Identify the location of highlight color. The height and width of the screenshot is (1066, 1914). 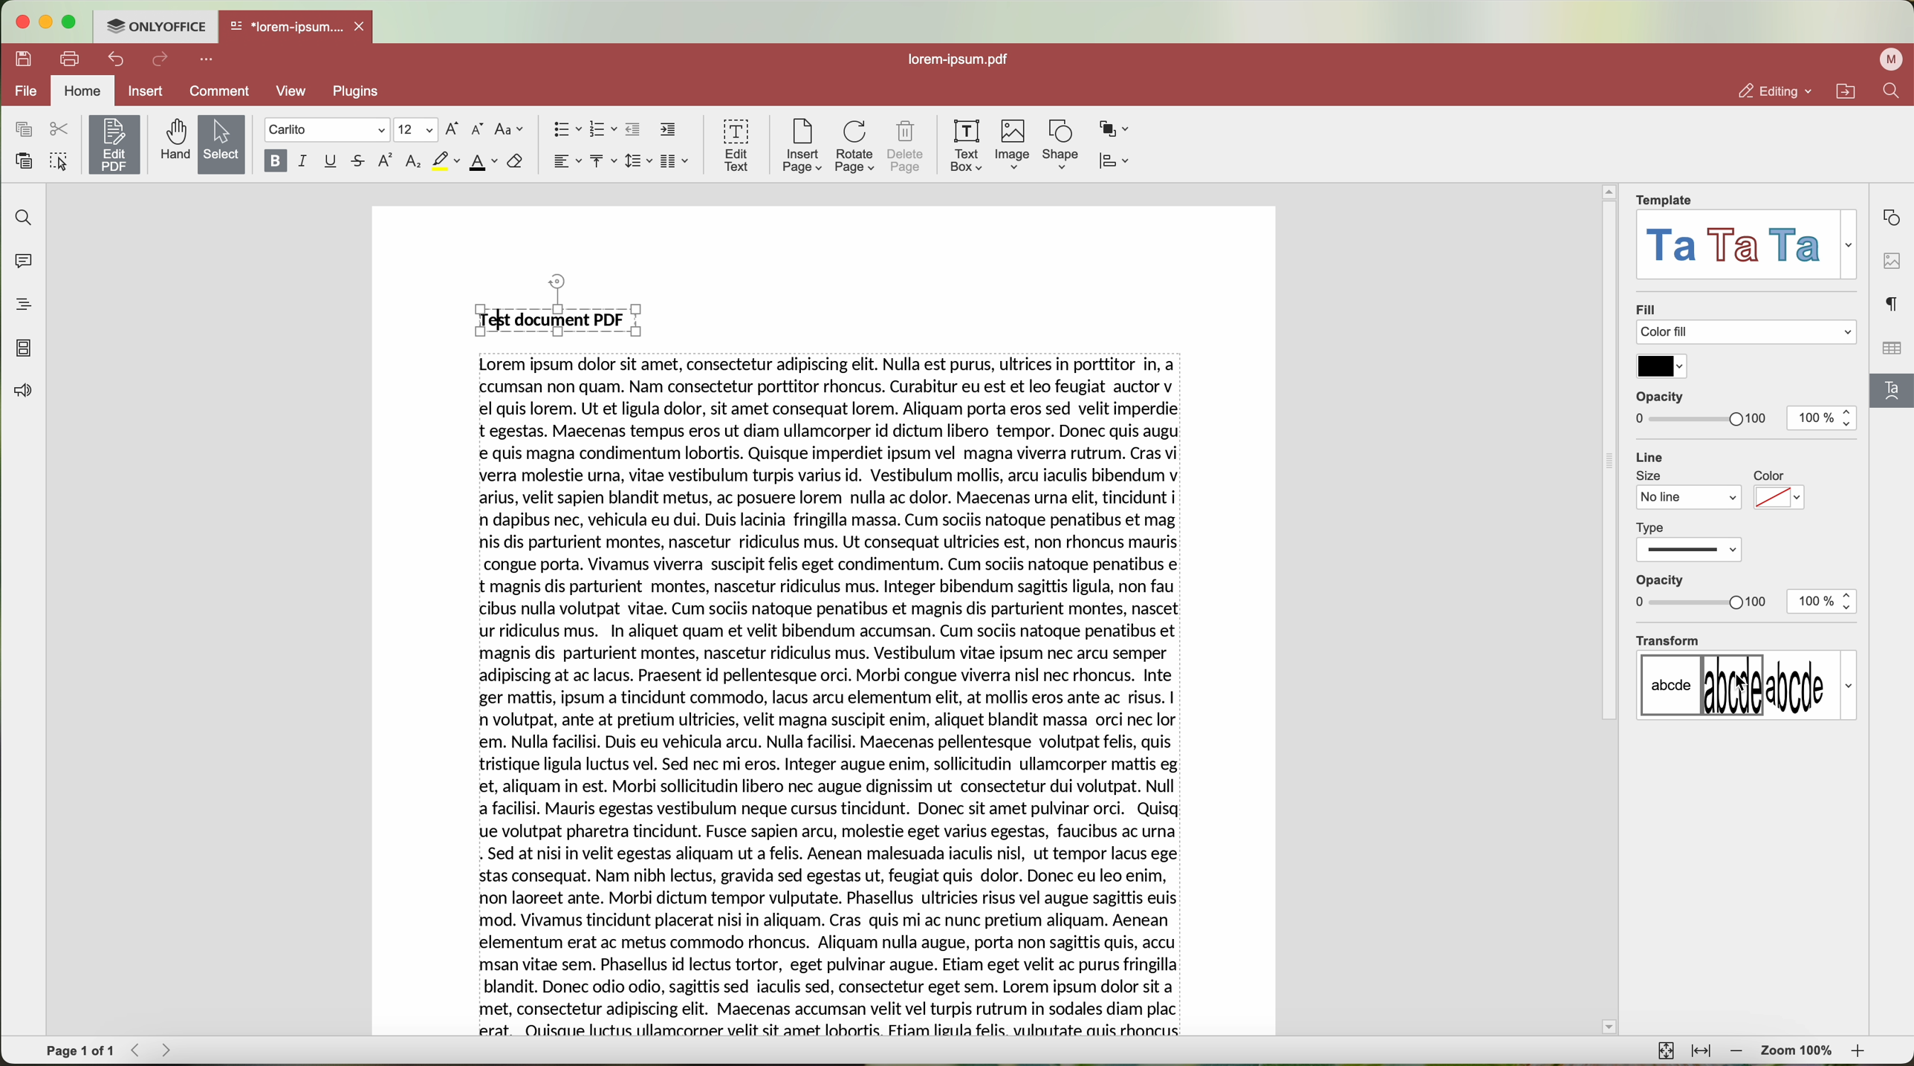
(445, 161).